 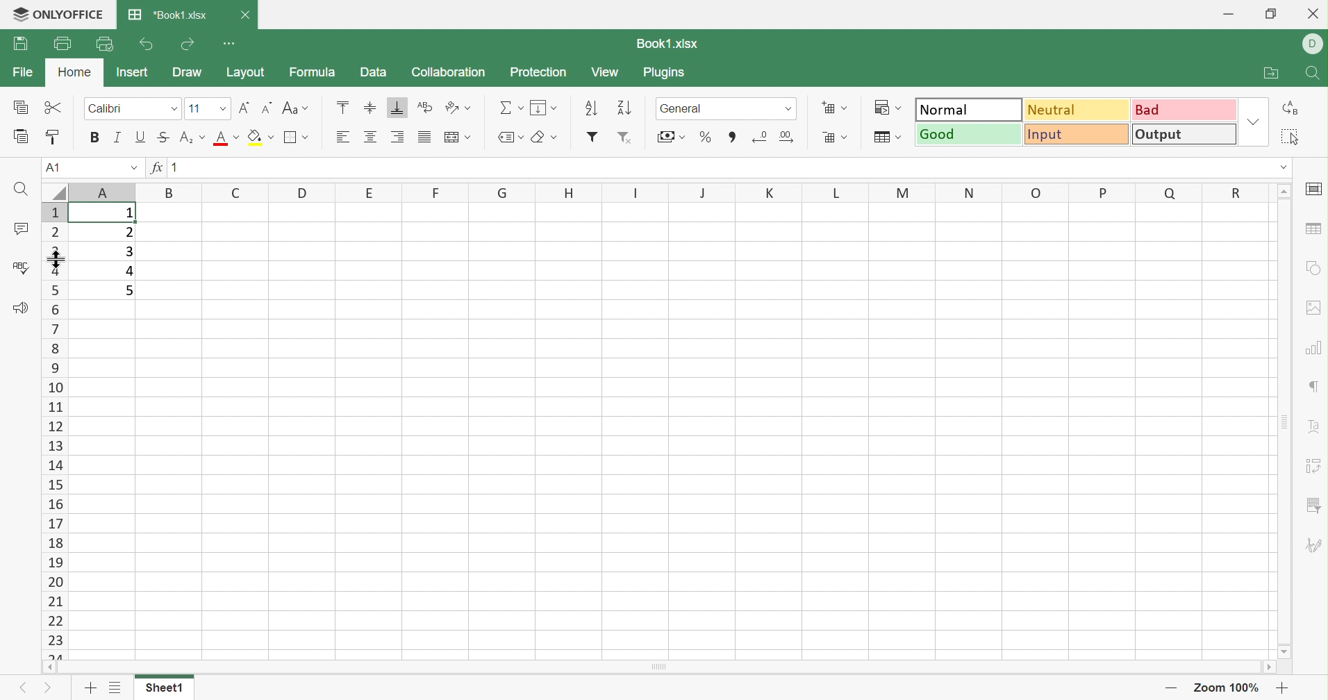 I want to click on Find, so click(x=24, y=192).